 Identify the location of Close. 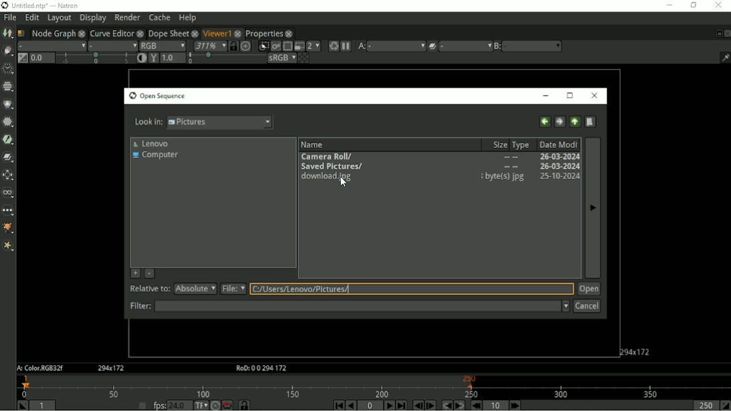
(592, 95).